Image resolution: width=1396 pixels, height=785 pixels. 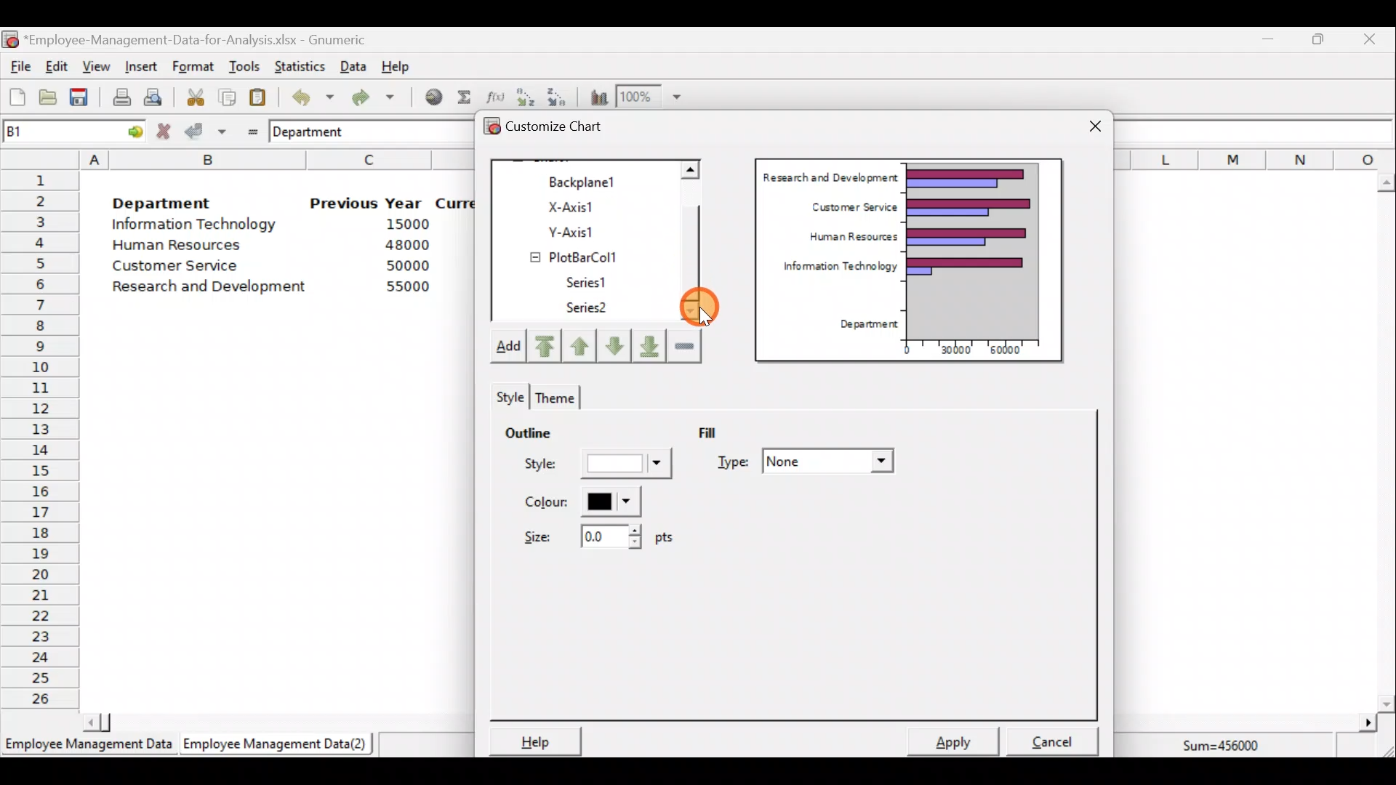 What do you see at coordinates (907, 350) in the screenshot?
I see `0` at bounding box center [907, 350].